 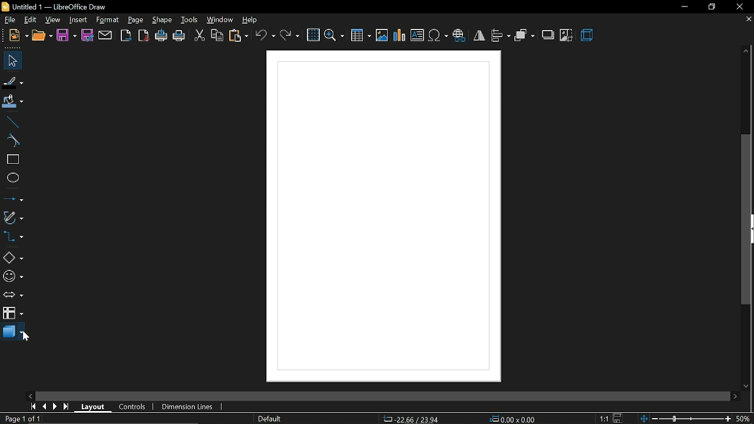 What do you see at coordinates (239, 36) in the screenshot?
I see `paste` at bounding box center [239, 36].